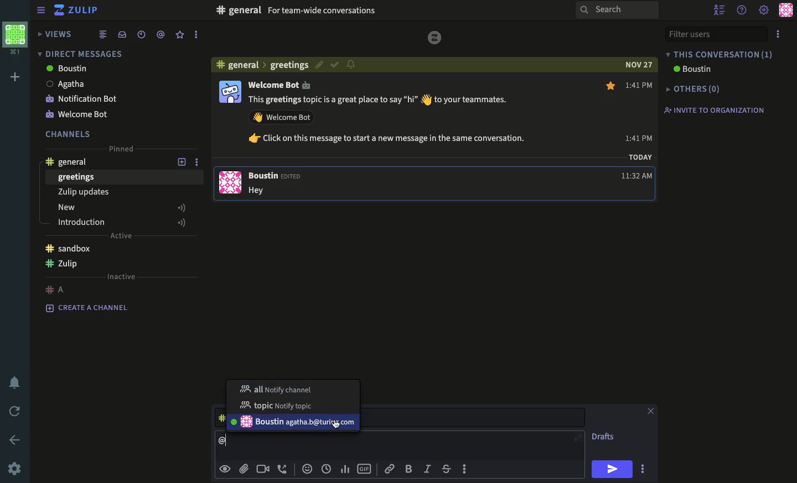 The height and width of the screenshot is (483, 797). Describe the element at coordinates (226, 440) in the screenshot. I see `@` at that location.